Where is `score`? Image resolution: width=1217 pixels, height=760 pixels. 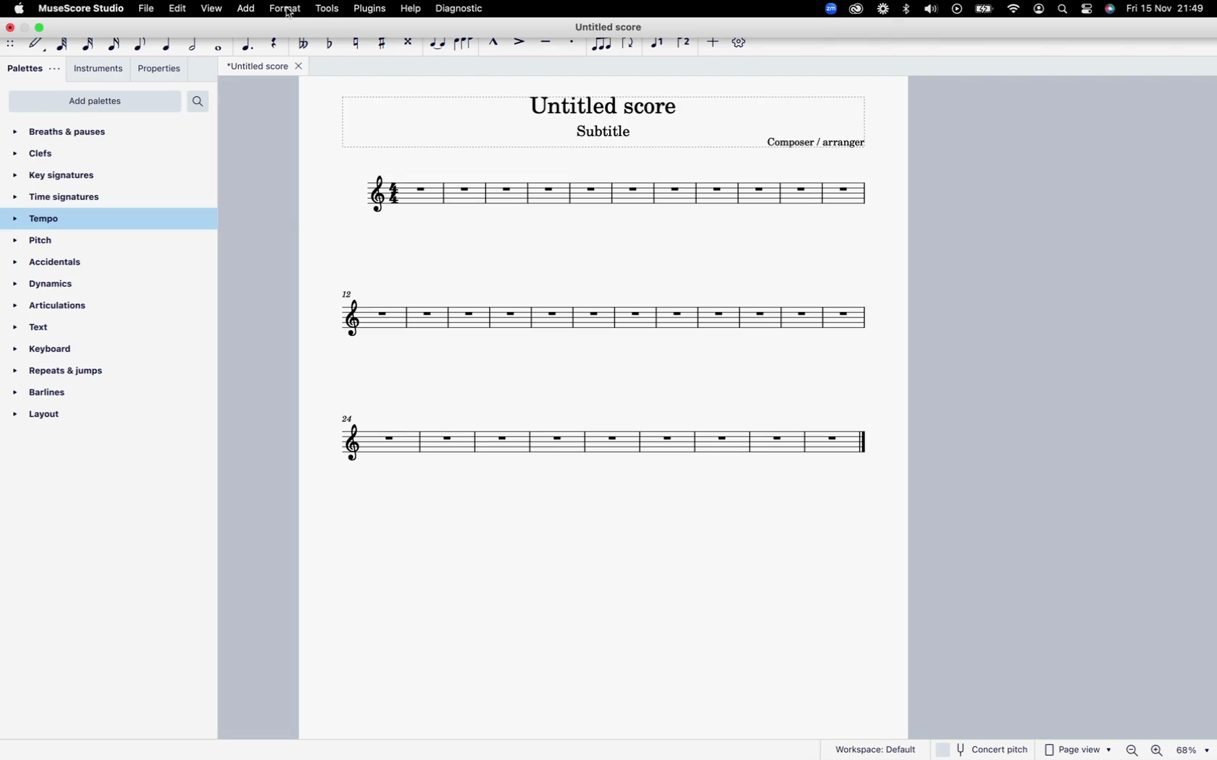
score is located at coordinates (610, 197).